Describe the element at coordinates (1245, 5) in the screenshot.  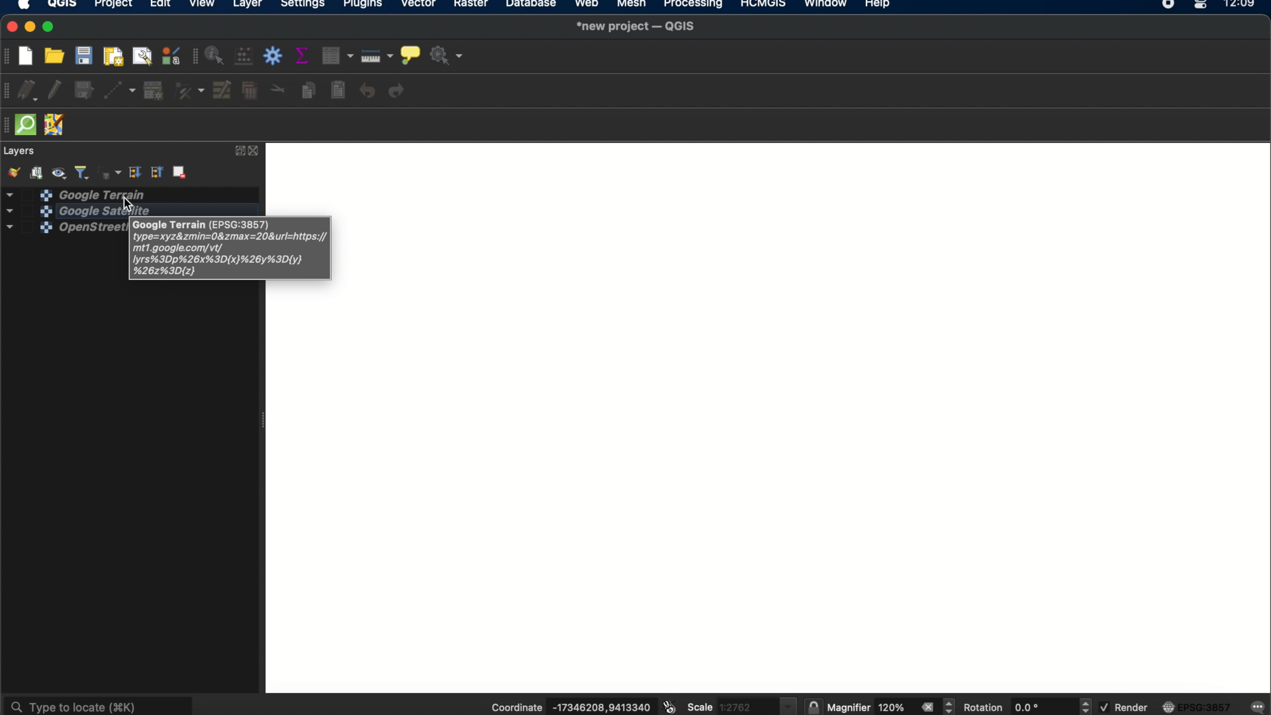
I see `12.09` at that location.